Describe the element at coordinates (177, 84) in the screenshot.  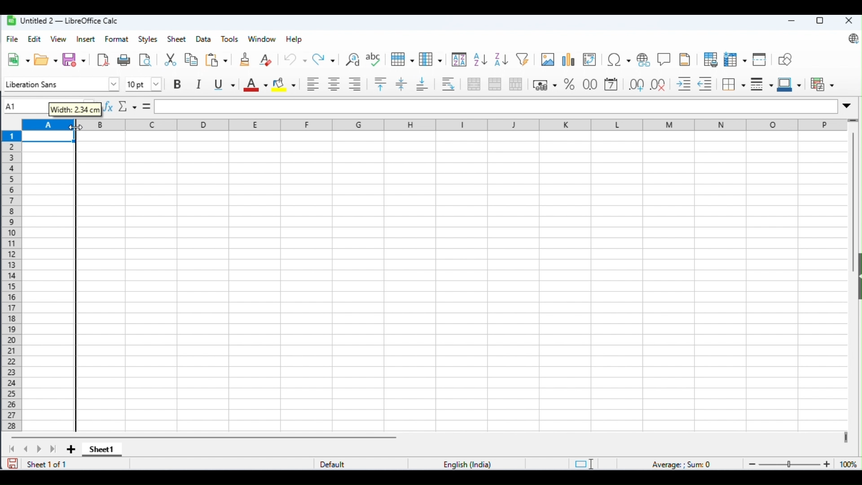
I see `bold` at that location.